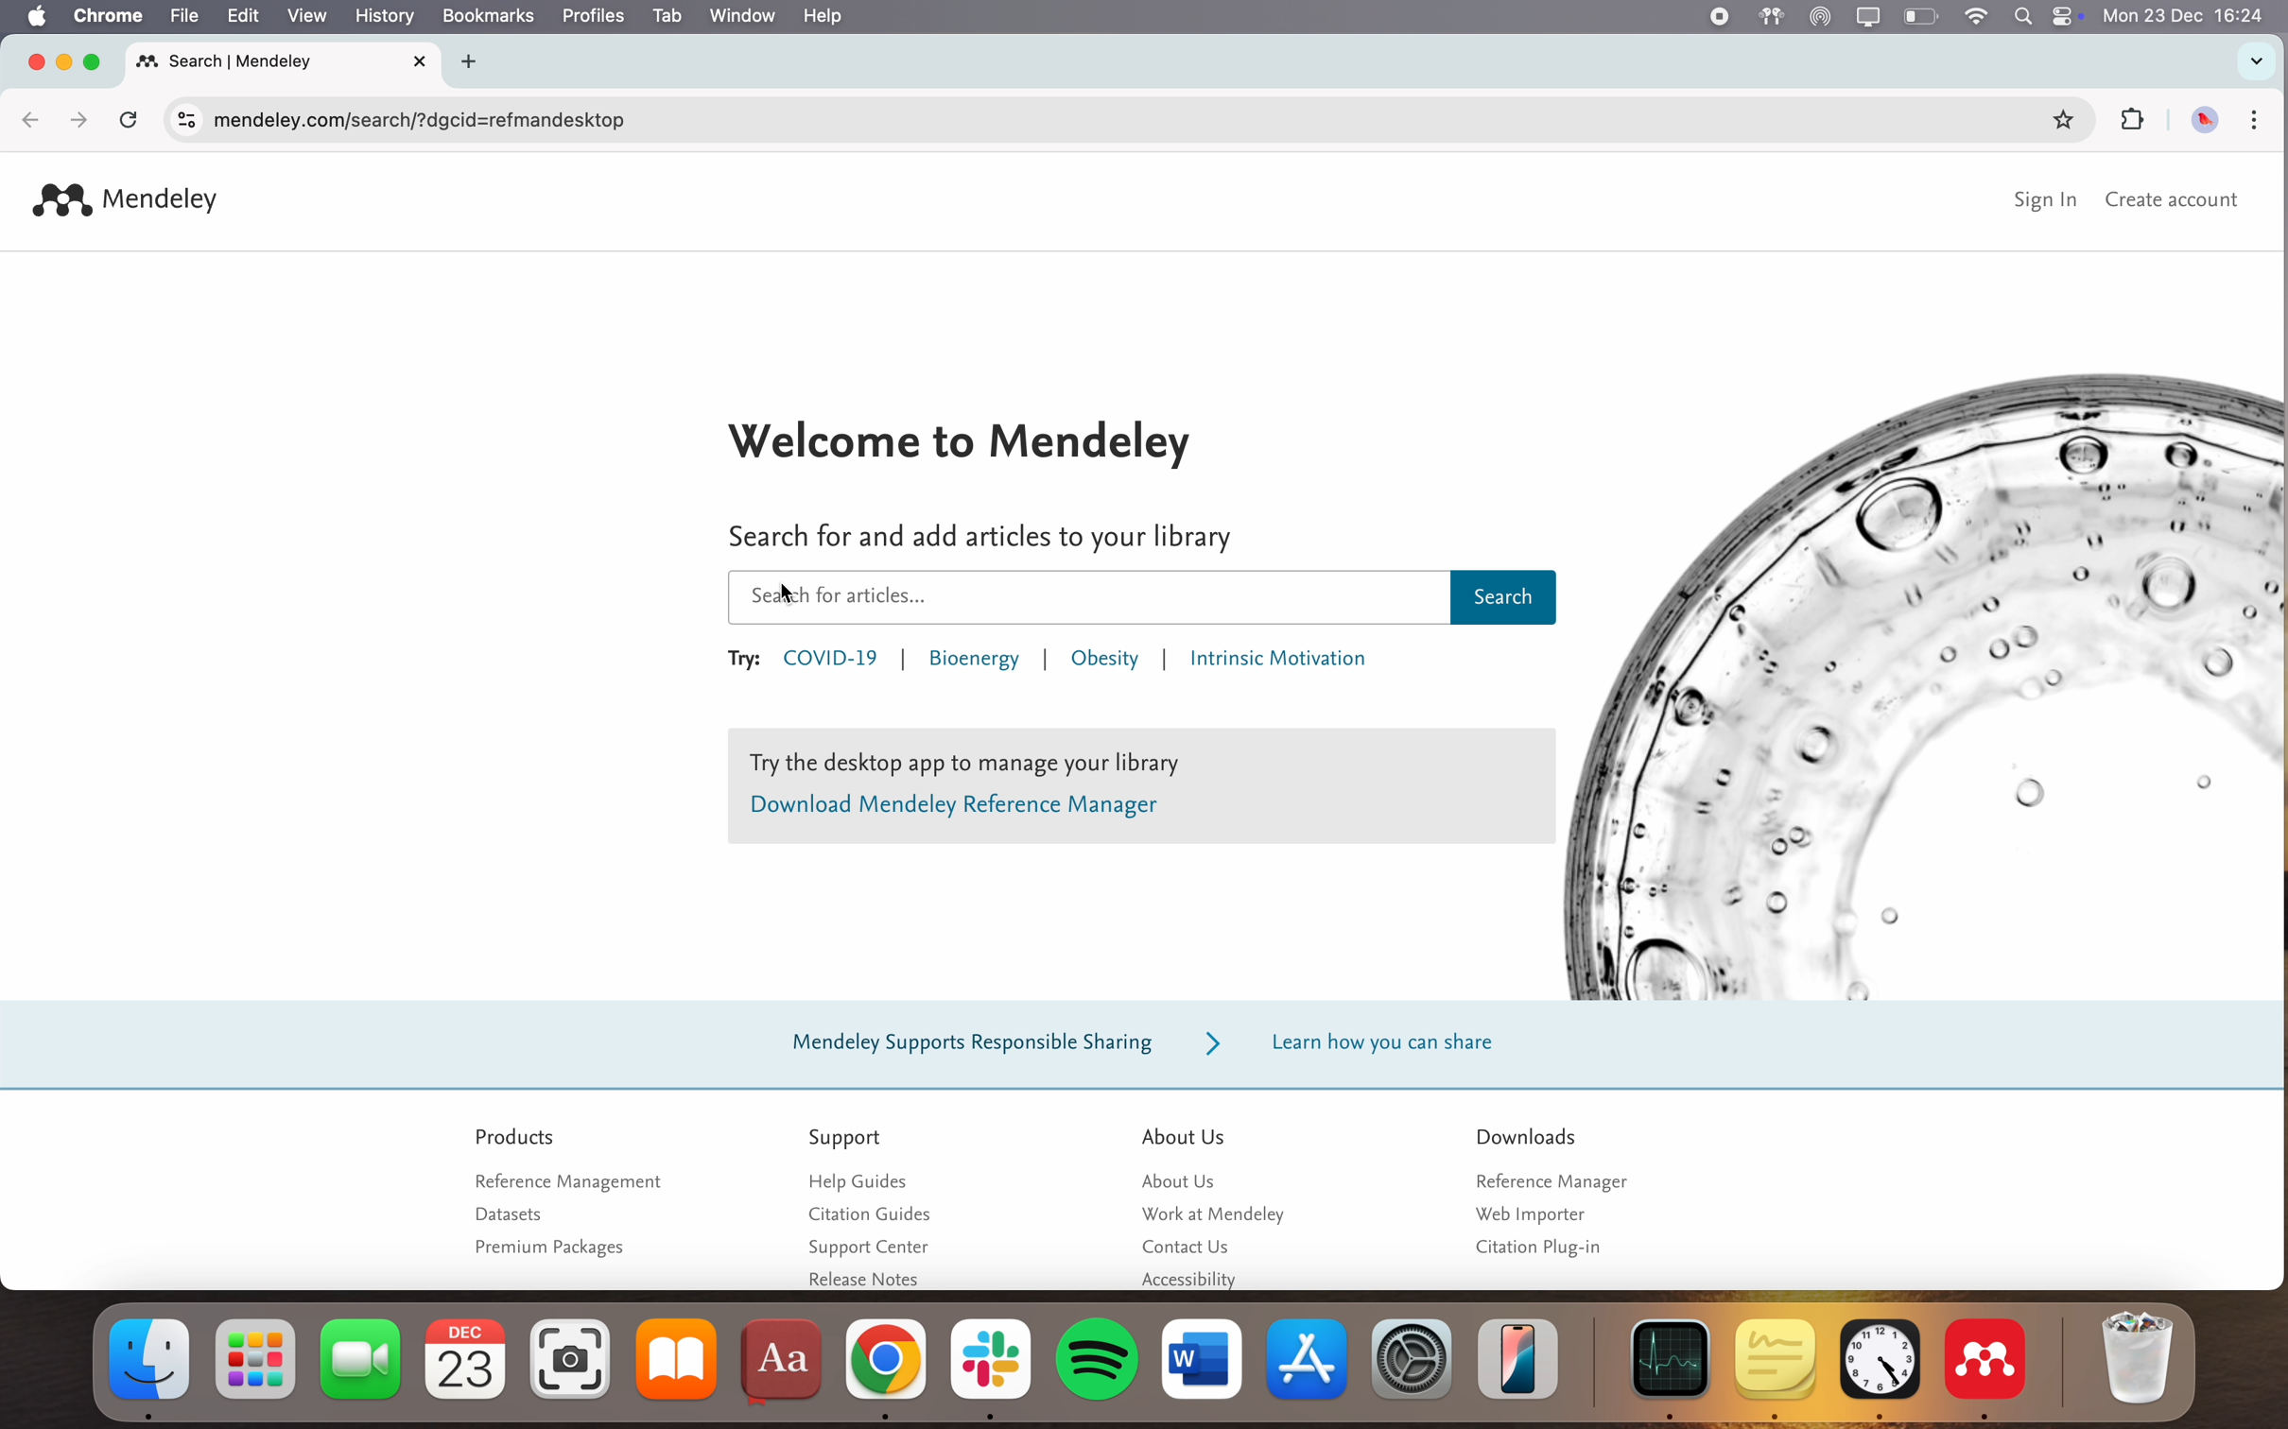  What do you see at coordinates (2257, 61) in the screenshot?
I see `search tabs` at bounding box center [2257, 61].